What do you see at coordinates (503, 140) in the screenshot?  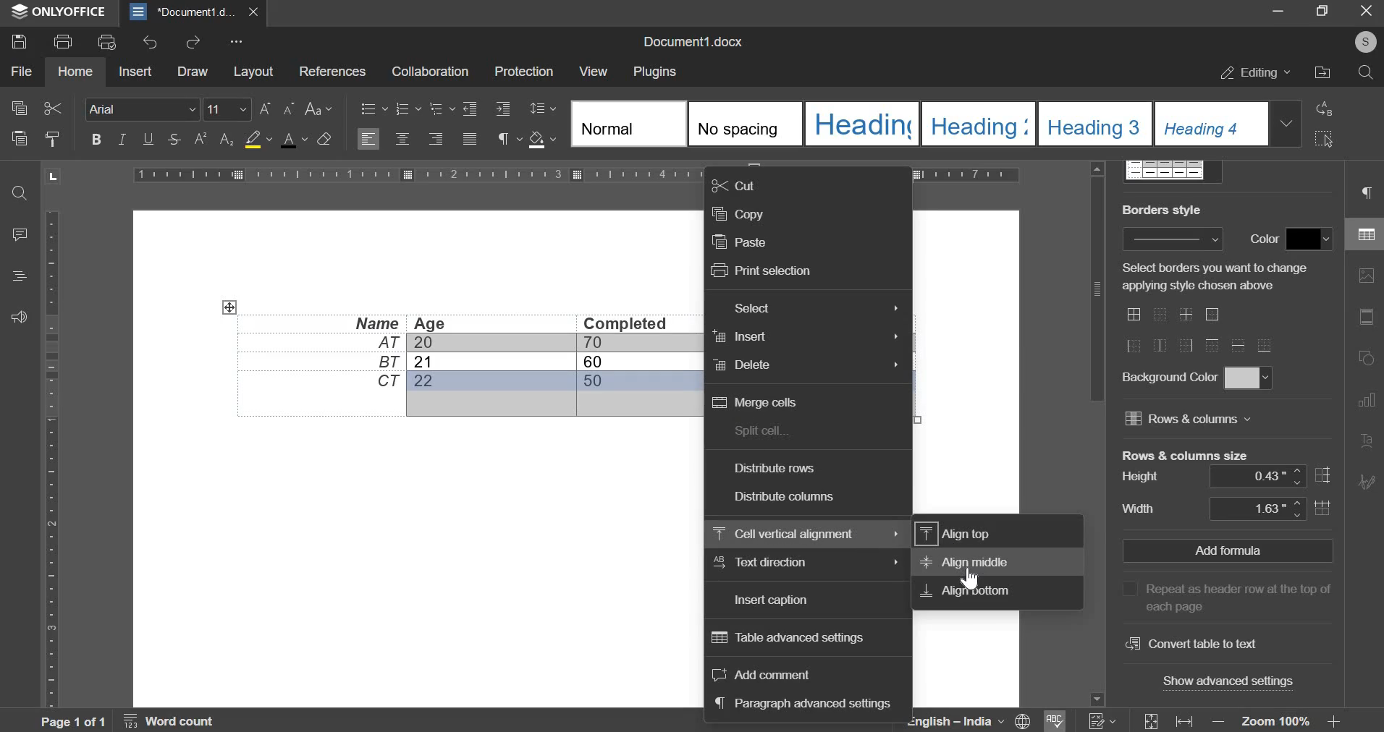 I see `paragraph` at bounding box center [503, 140].